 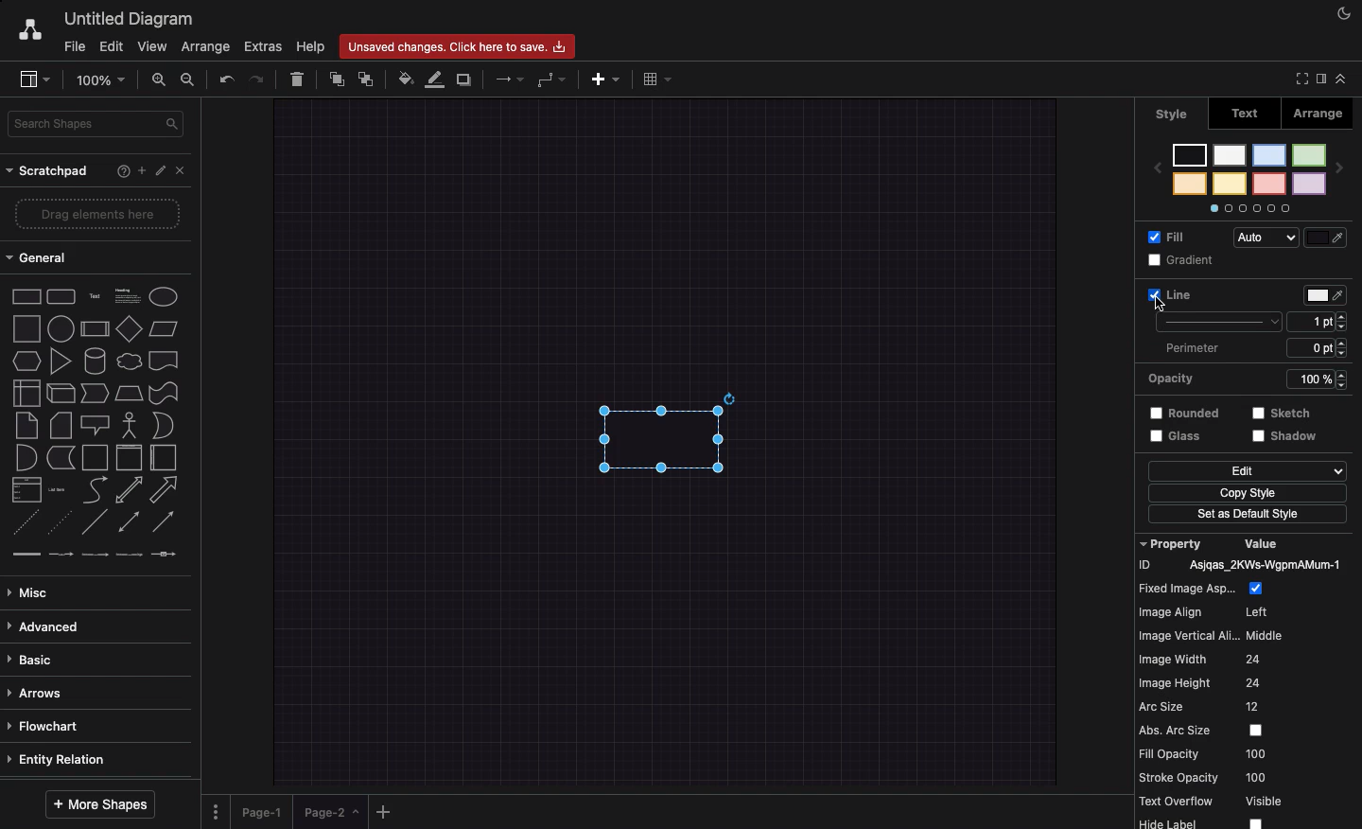 I want to click on Gradient, so click(x=1184, y=260).